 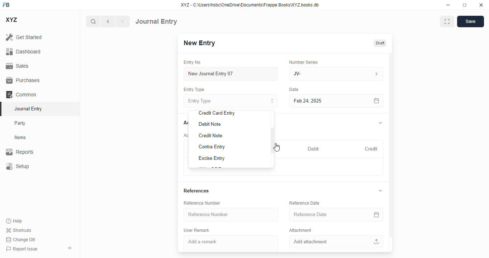 I want to click on add a remark, so click(x=231, y=243).